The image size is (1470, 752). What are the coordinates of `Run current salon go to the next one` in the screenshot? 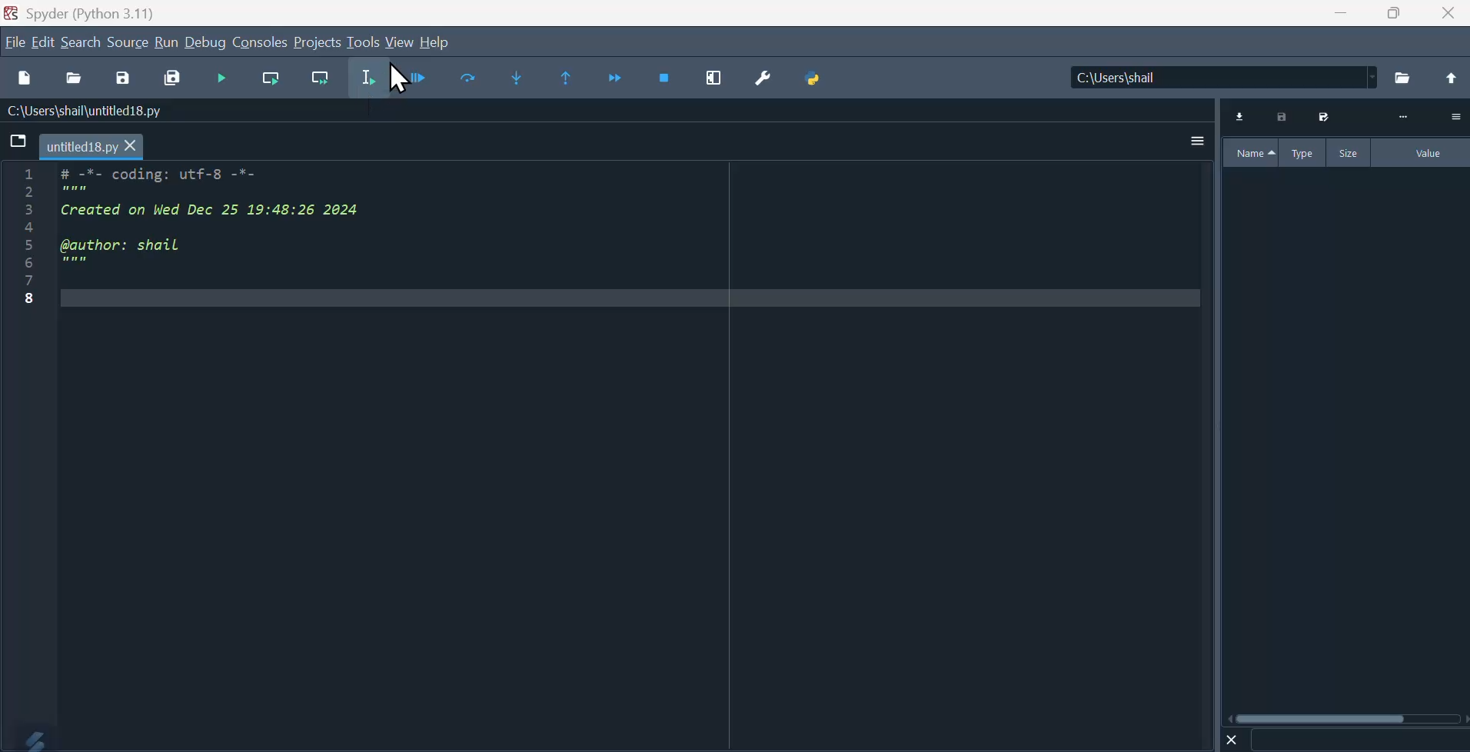 It's located at (320, 78).